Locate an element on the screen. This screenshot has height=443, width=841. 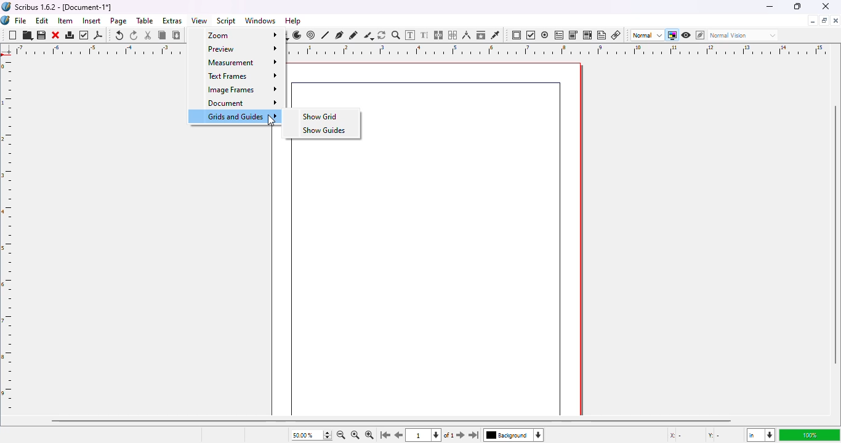
redo is located at coordinates (134, 36).